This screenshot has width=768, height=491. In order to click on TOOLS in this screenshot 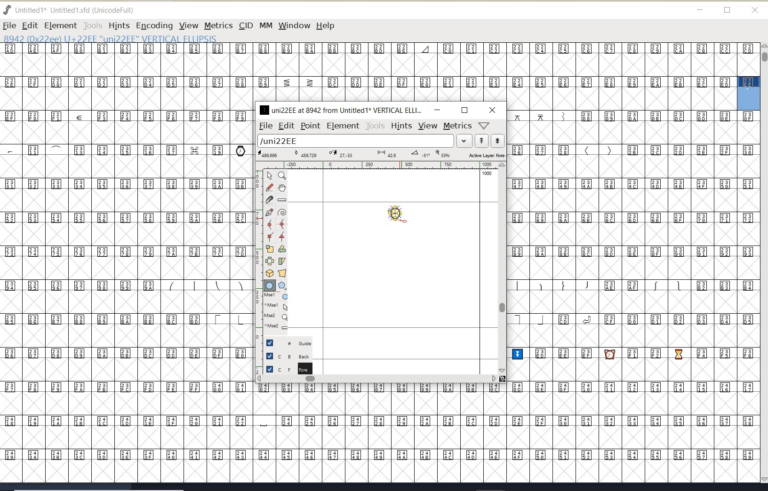, I will do `click(92, 25)`.